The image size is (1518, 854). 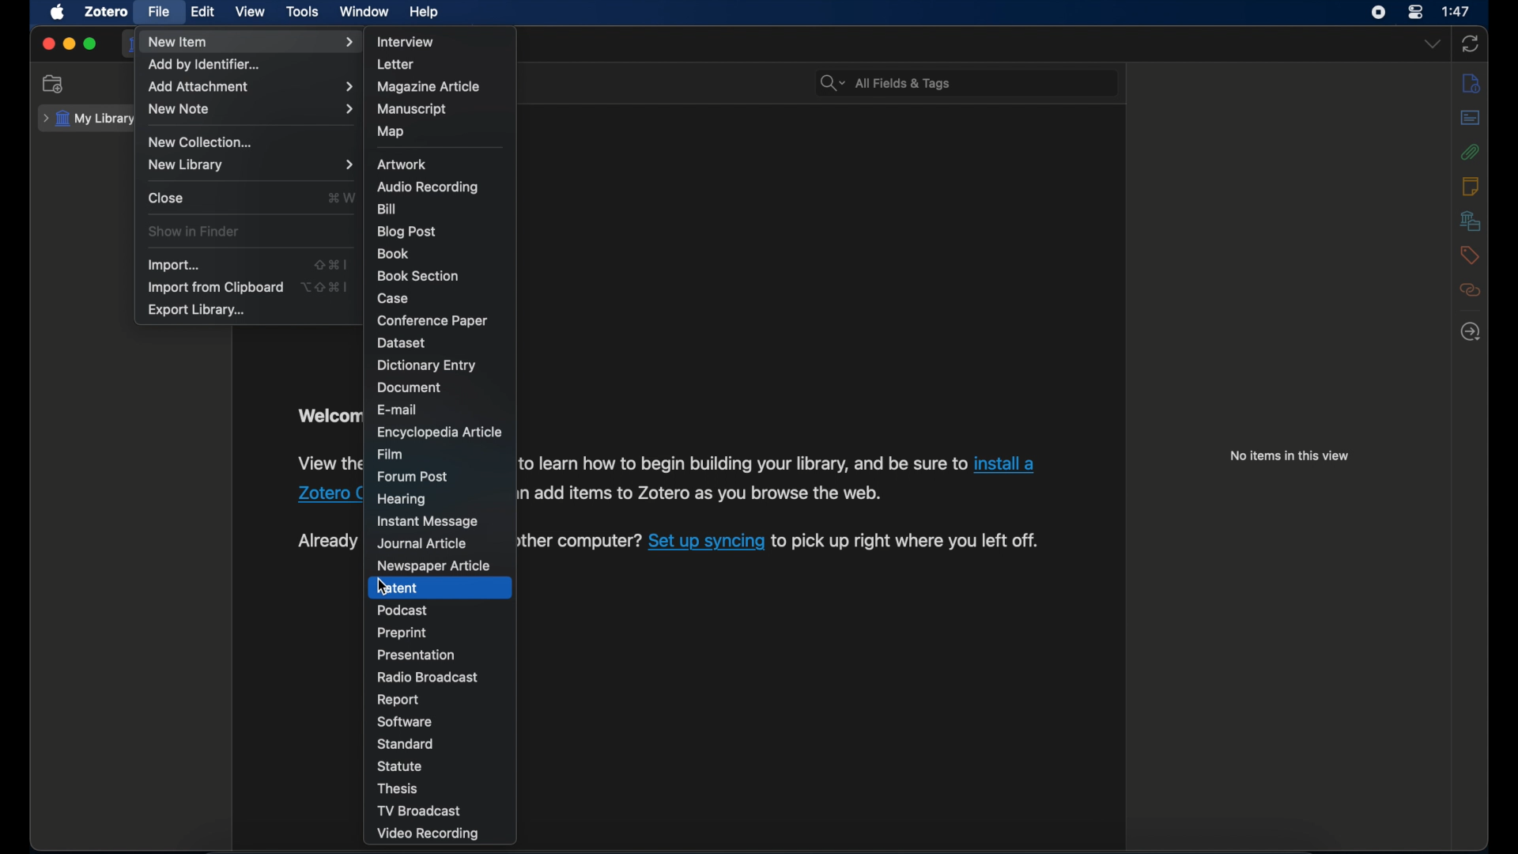 I want to click on book section, so click(x=418, y=277).